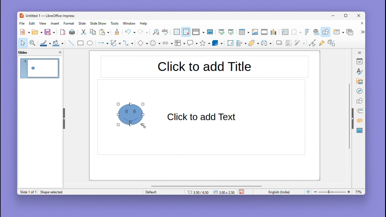 The width and height of the screenshot is (386, 217). I want to click on Blocks, so click(180, 43).